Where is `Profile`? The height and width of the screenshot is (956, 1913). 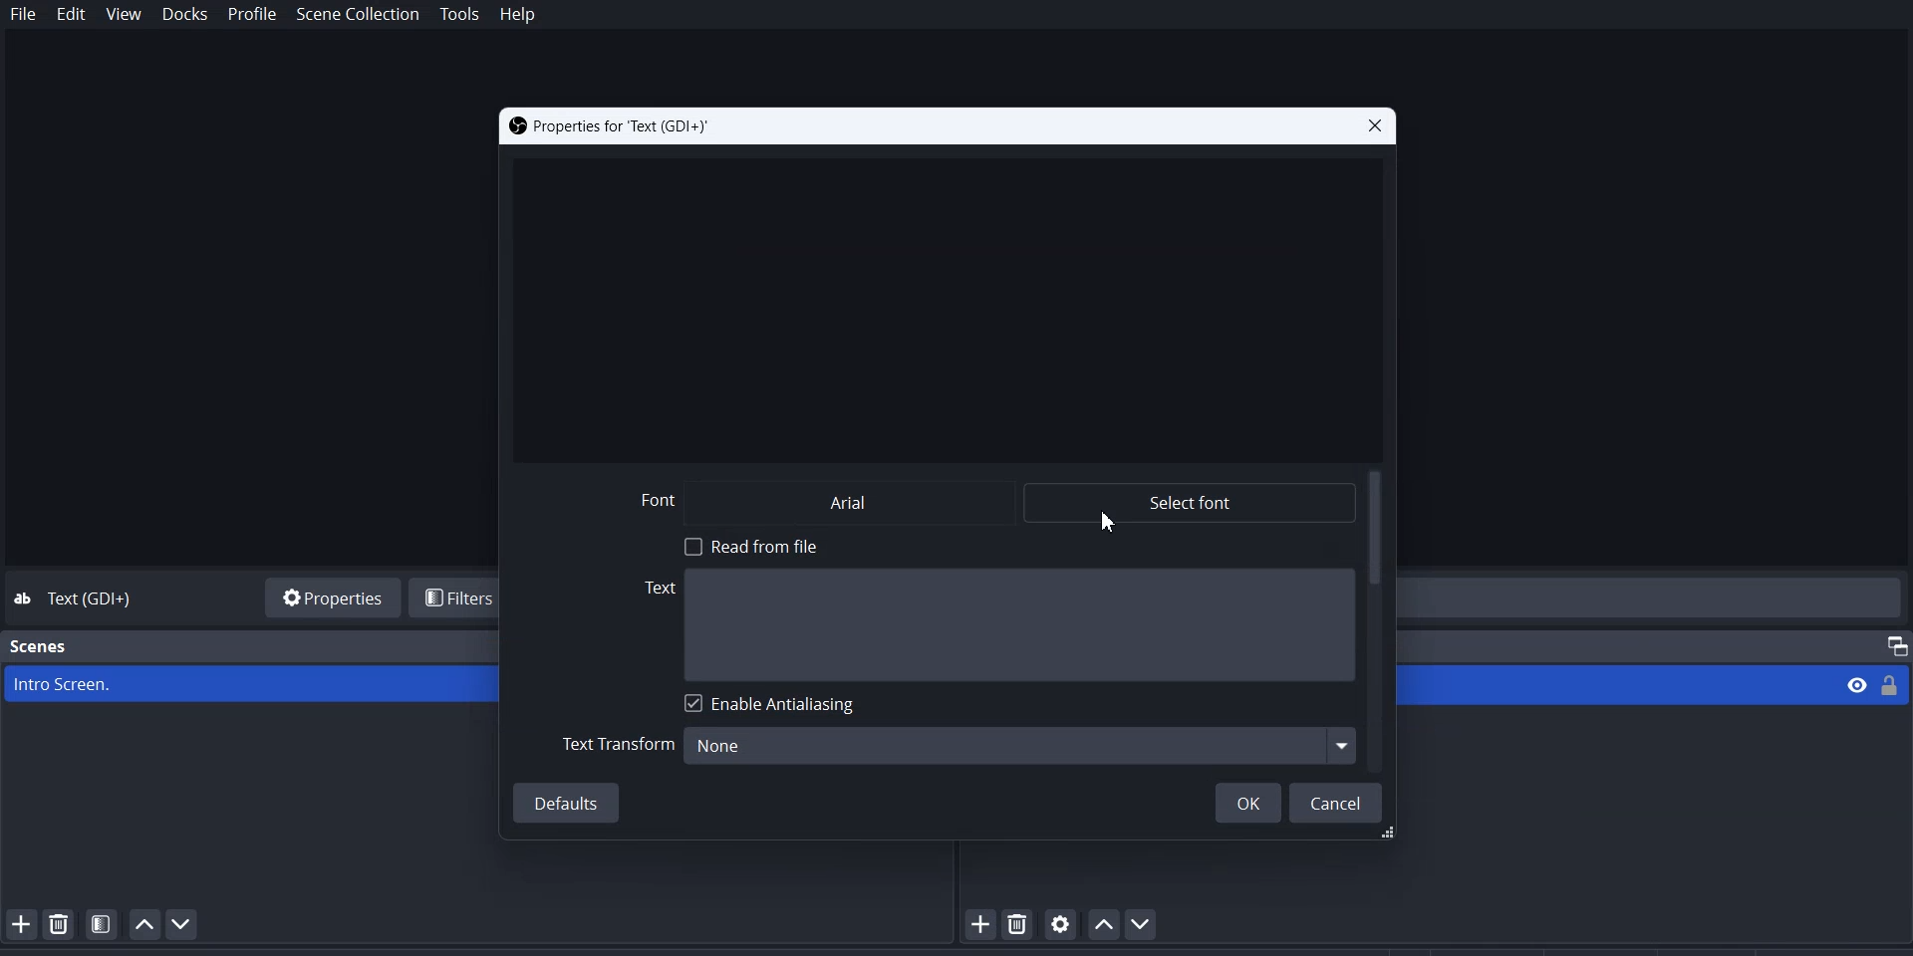
Profile is located at coordinates (253, 15).